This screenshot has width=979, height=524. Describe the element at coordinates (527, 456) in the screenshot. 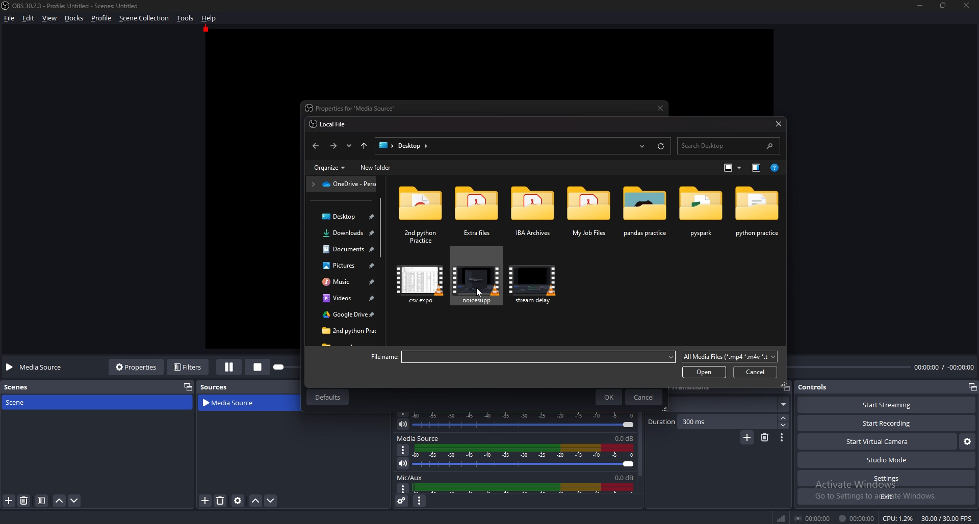

I see `media source soundbar` at that location.